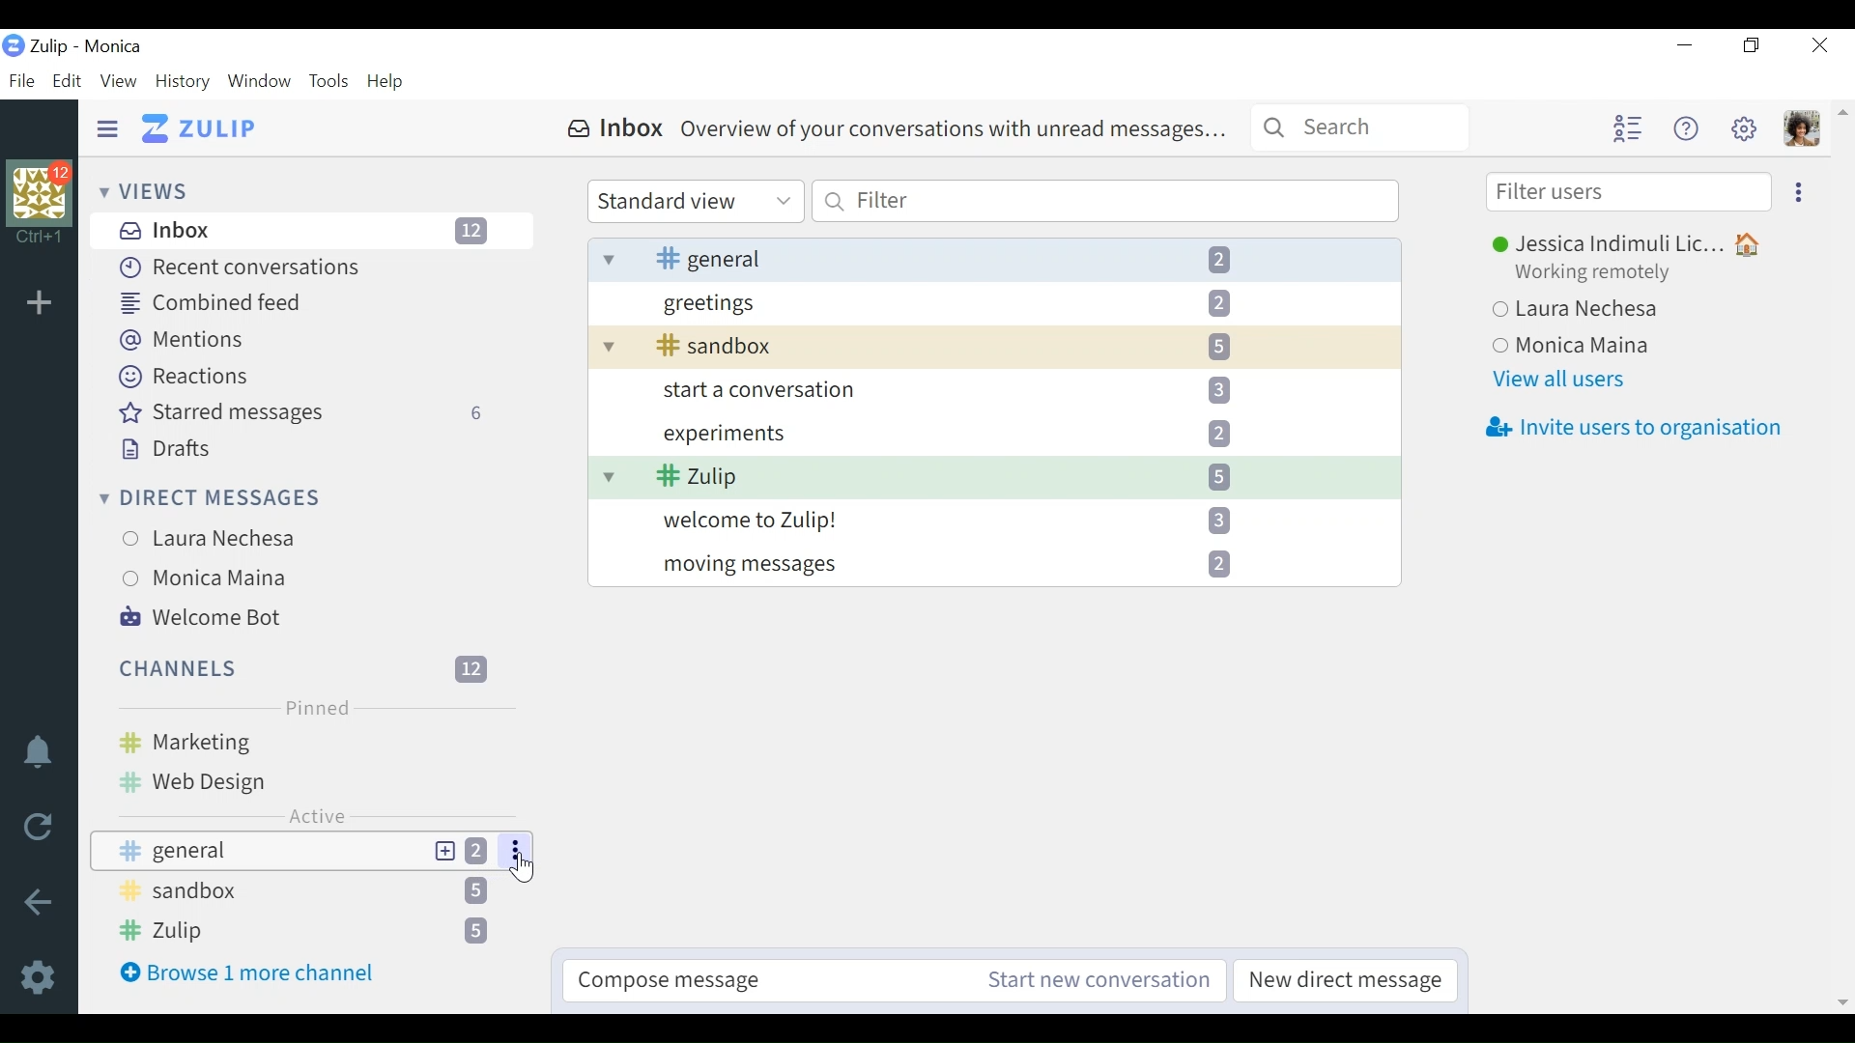 The width and height of the screenshot is (1855, 1043). Describe the element at coordinates (161, 450) in the screenshot. I see `Drafts` at that location.